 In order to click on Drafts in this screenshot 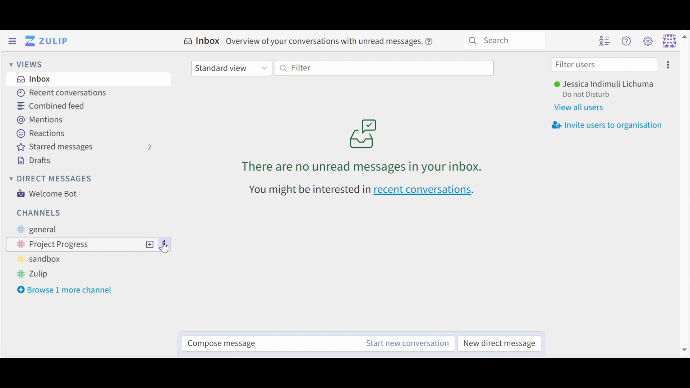, I will do `click(36, 161)`.